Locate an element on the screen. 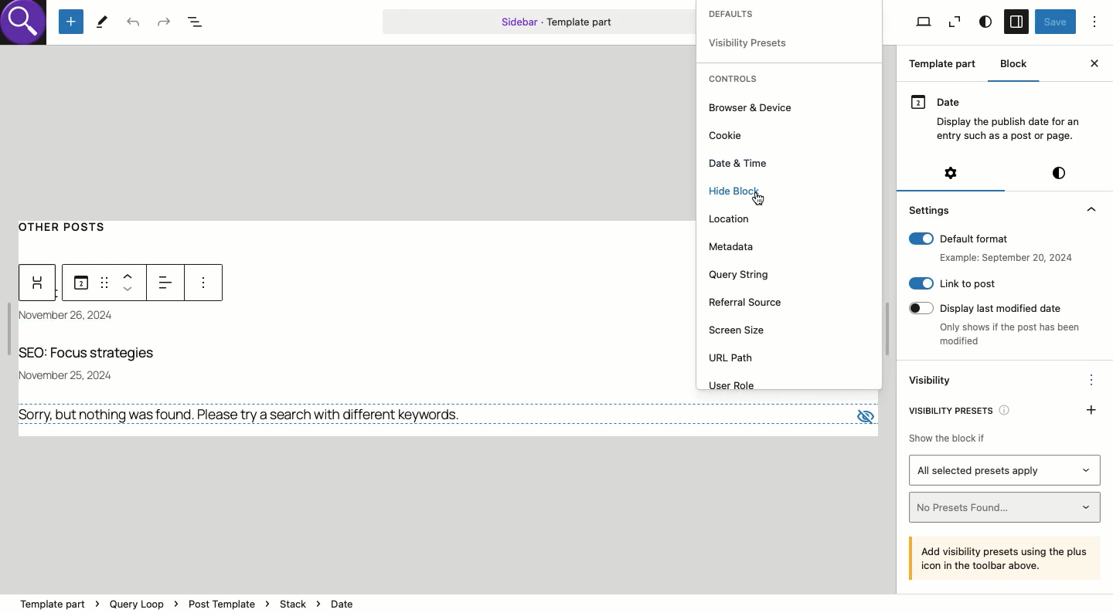 The height and width of the screenshot is (613, 1113). Location is located at coordinates (732, 218).